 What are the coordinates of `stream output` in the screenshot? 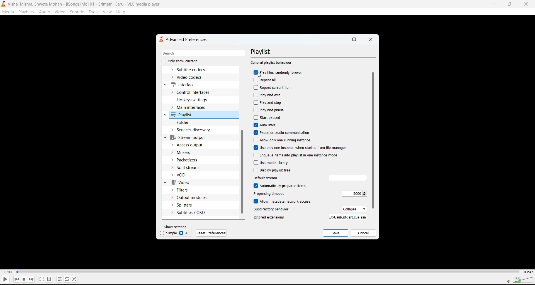 It's located at (189, 138).